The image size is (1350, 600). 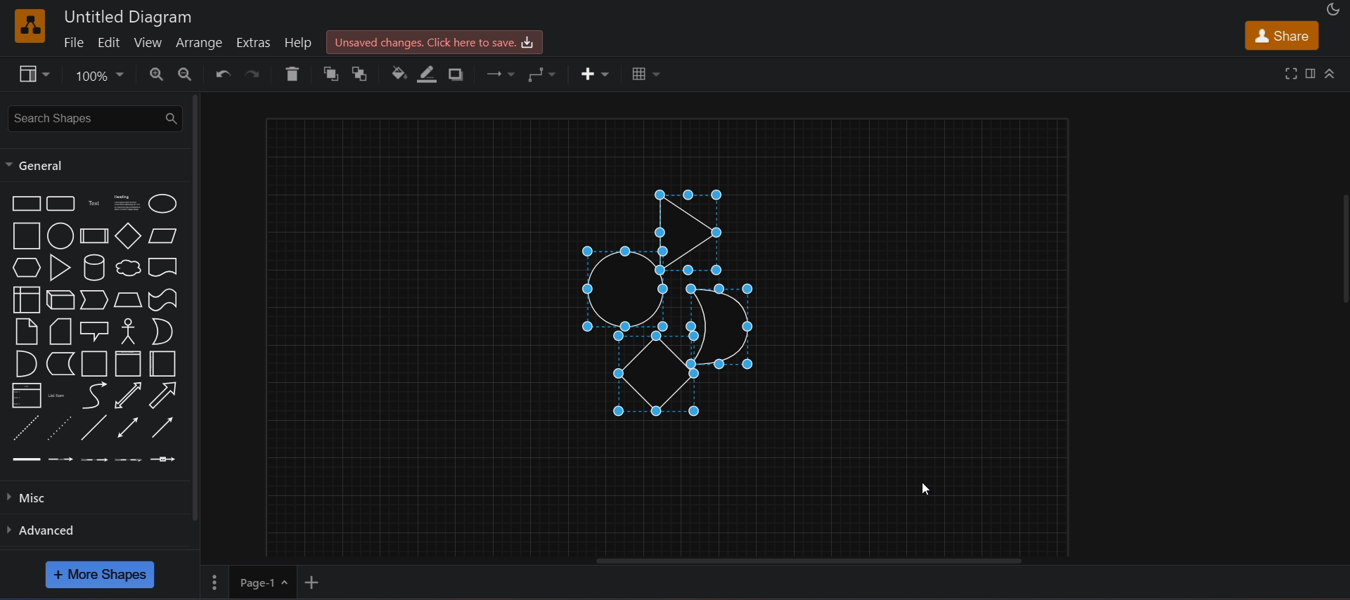 What do you see at coordinates (643, 73) in the screenshot?
I see `table` at bounding box center [643, 73].